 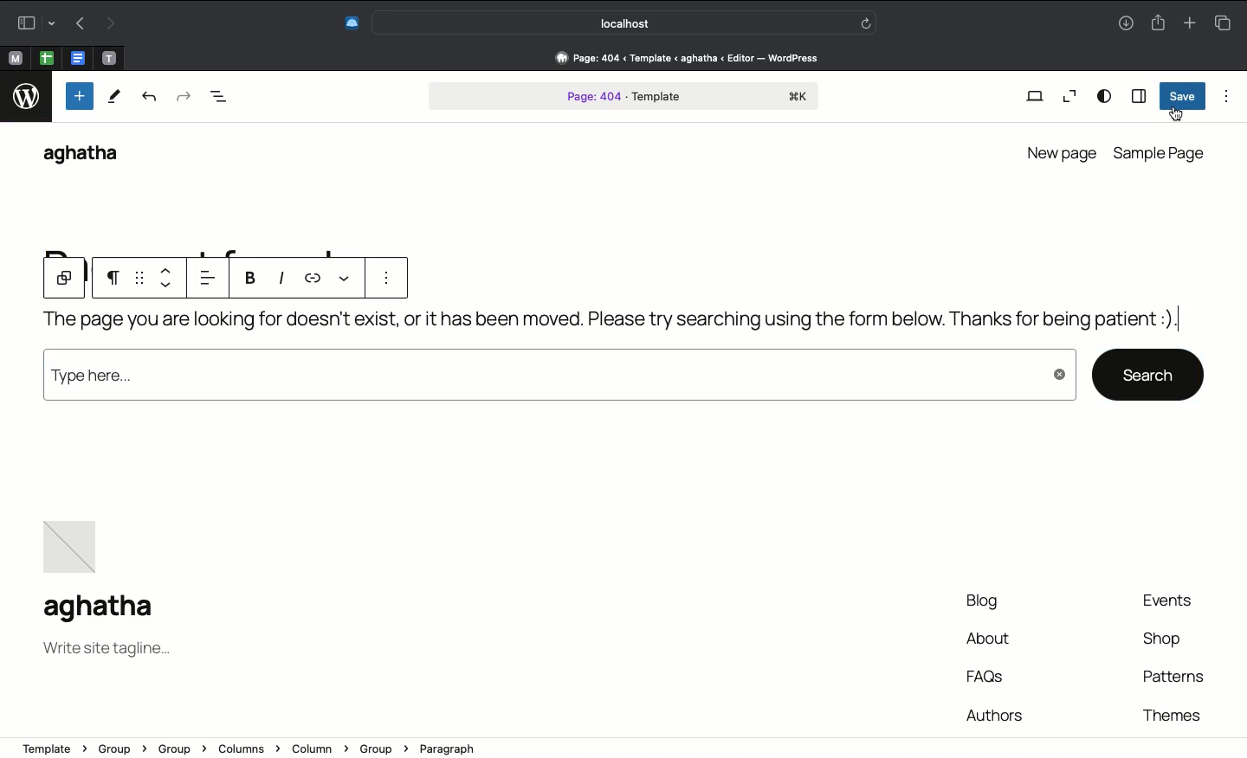 What do you see at coordinates (250, 281) in the screenshot?
I see `Bold` at bounding box center [250, 281].